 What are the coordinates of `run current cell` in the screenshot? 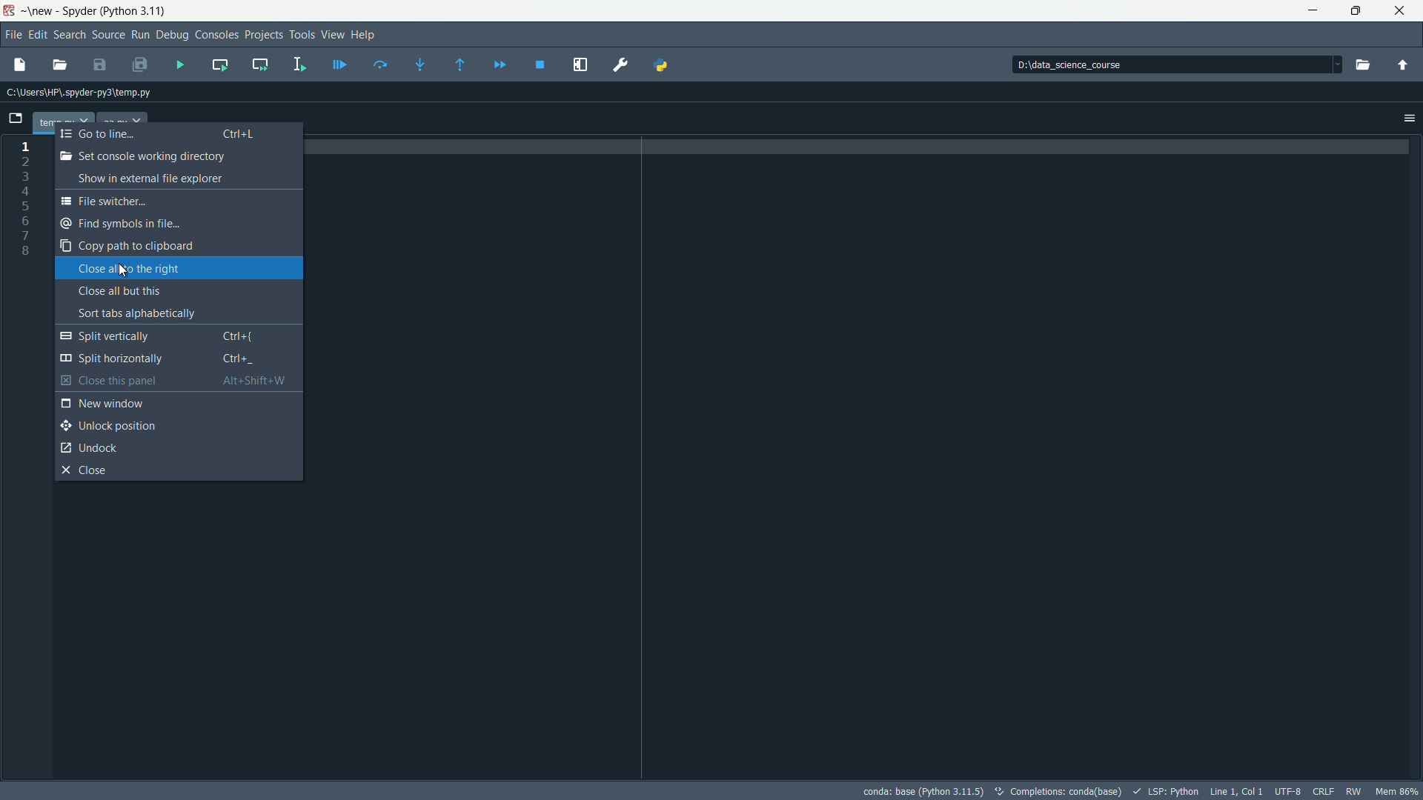 It's located at (218, 64).